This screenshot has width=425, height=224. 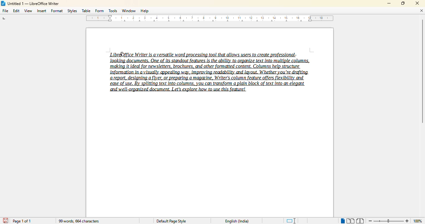 What do you see at coordinates (7, 19) in the screenshot?
I see `tab stop` at bounding box center [7, 19].